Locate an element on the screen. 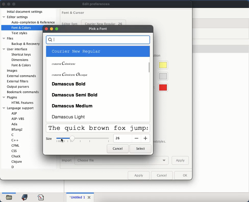 This screenshot has height=202, width=249. apply is located at coordinates (139, 175).